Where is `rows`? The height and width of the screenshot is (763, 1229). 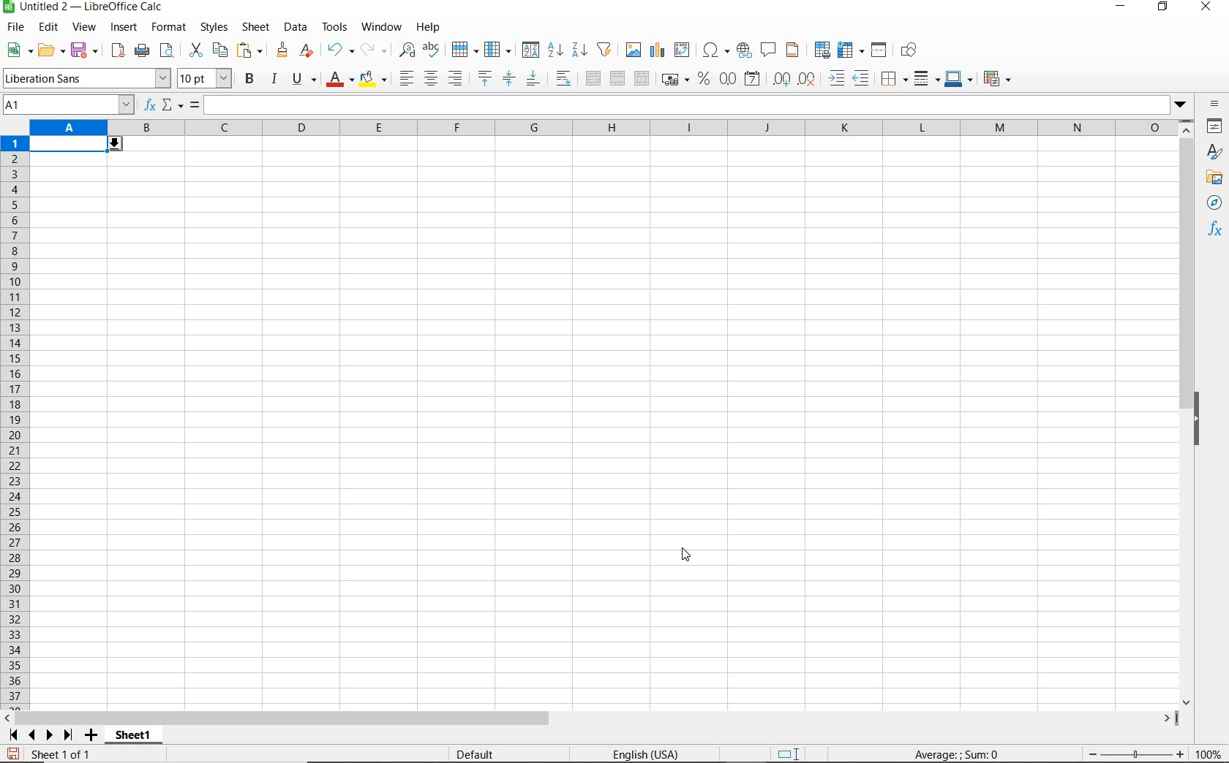 rows is located at coordinates (15, 423).